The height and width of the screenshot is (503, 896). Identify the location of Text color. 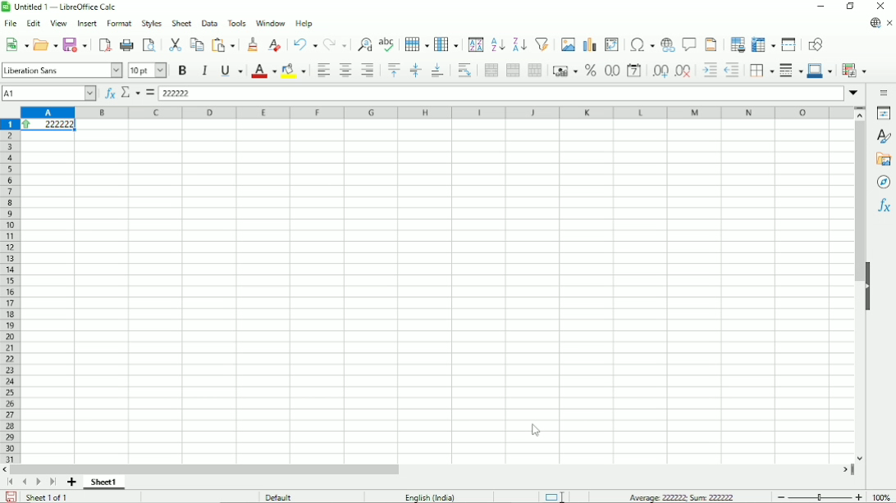
(263, 70).